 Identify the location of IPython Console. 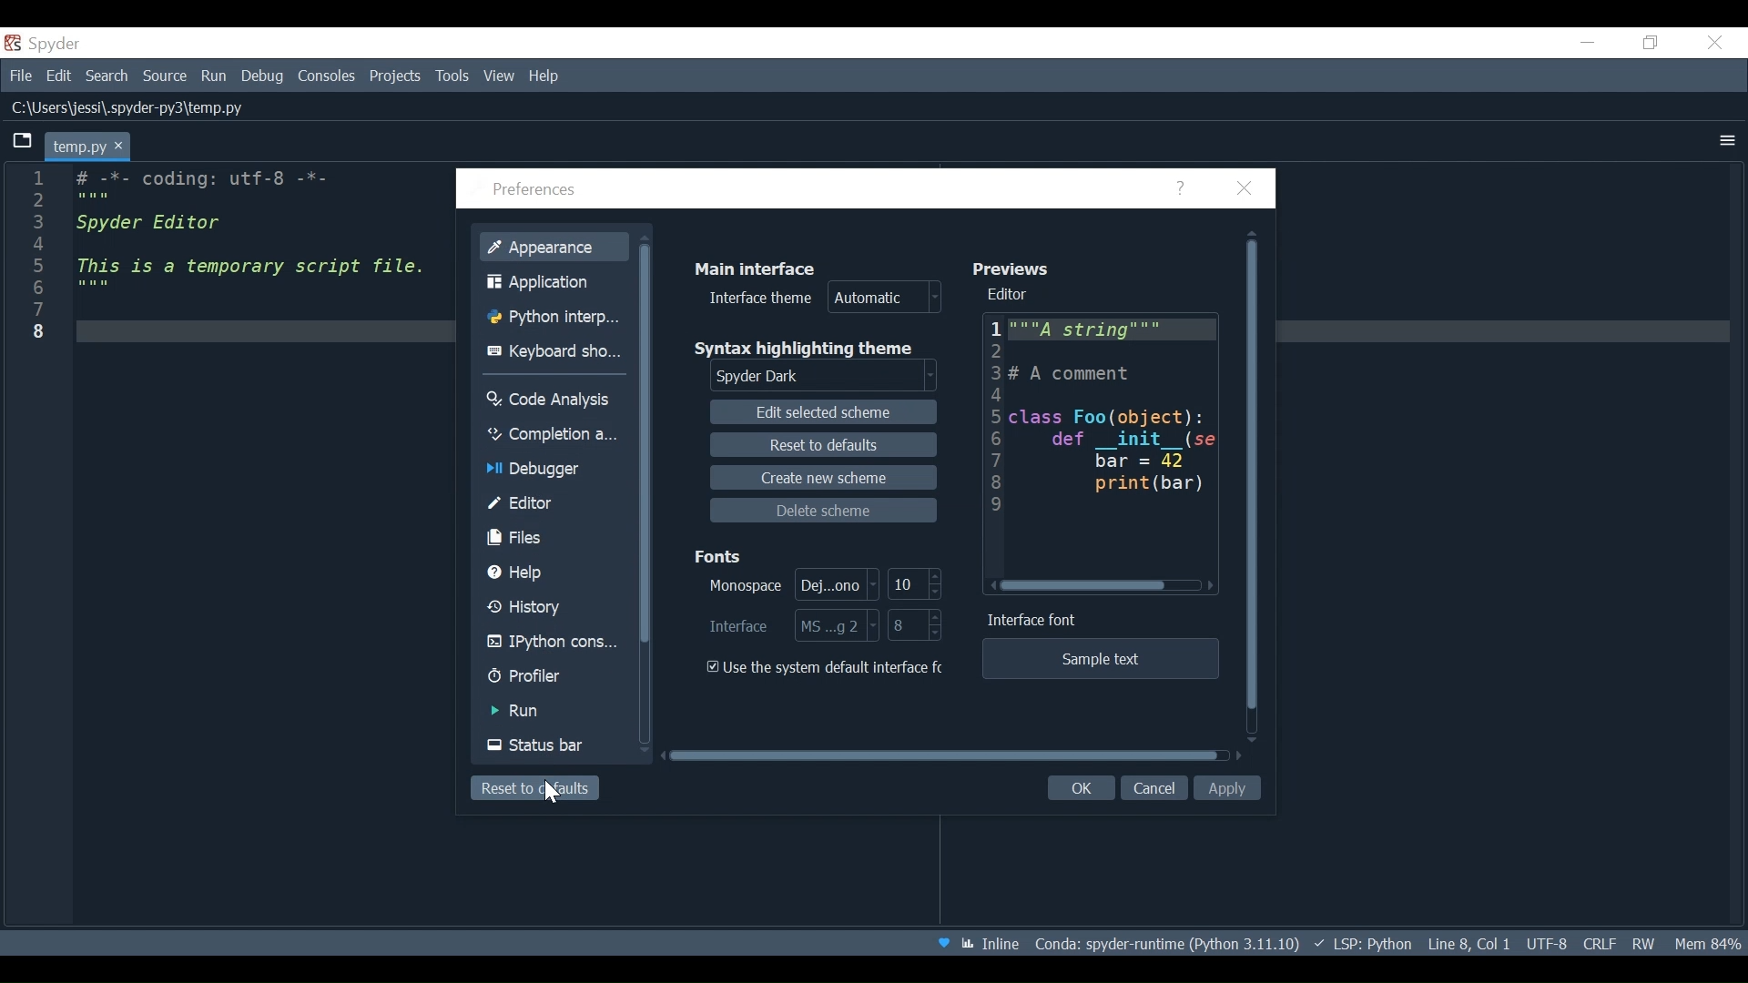
(554, 644).